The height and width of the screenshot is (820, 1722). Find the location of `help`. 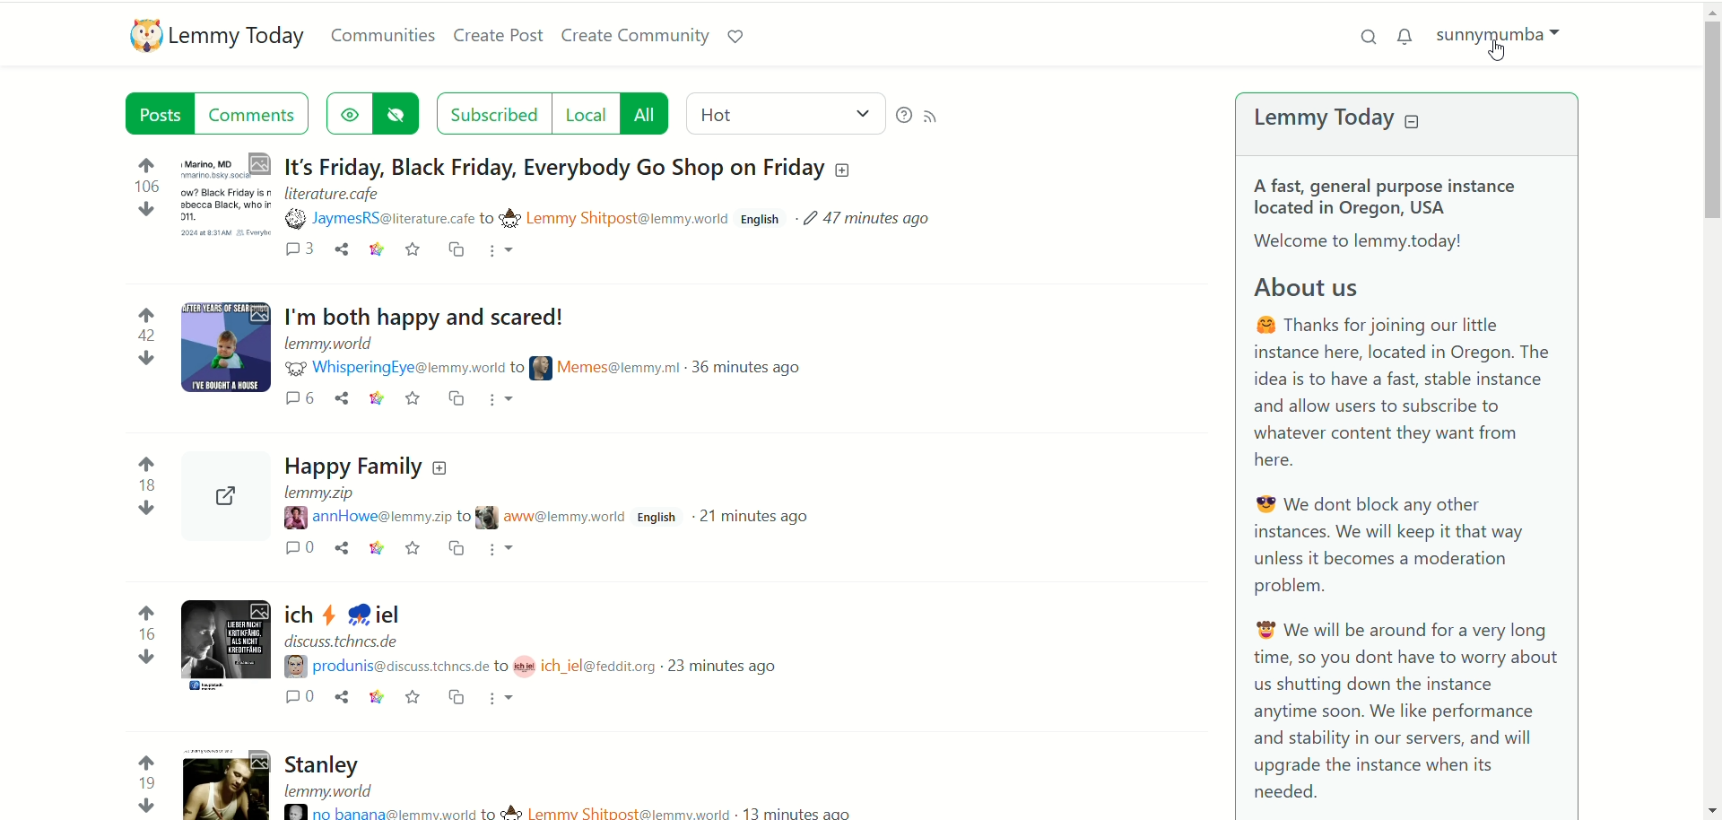

help is located at coordinates (903, 113).